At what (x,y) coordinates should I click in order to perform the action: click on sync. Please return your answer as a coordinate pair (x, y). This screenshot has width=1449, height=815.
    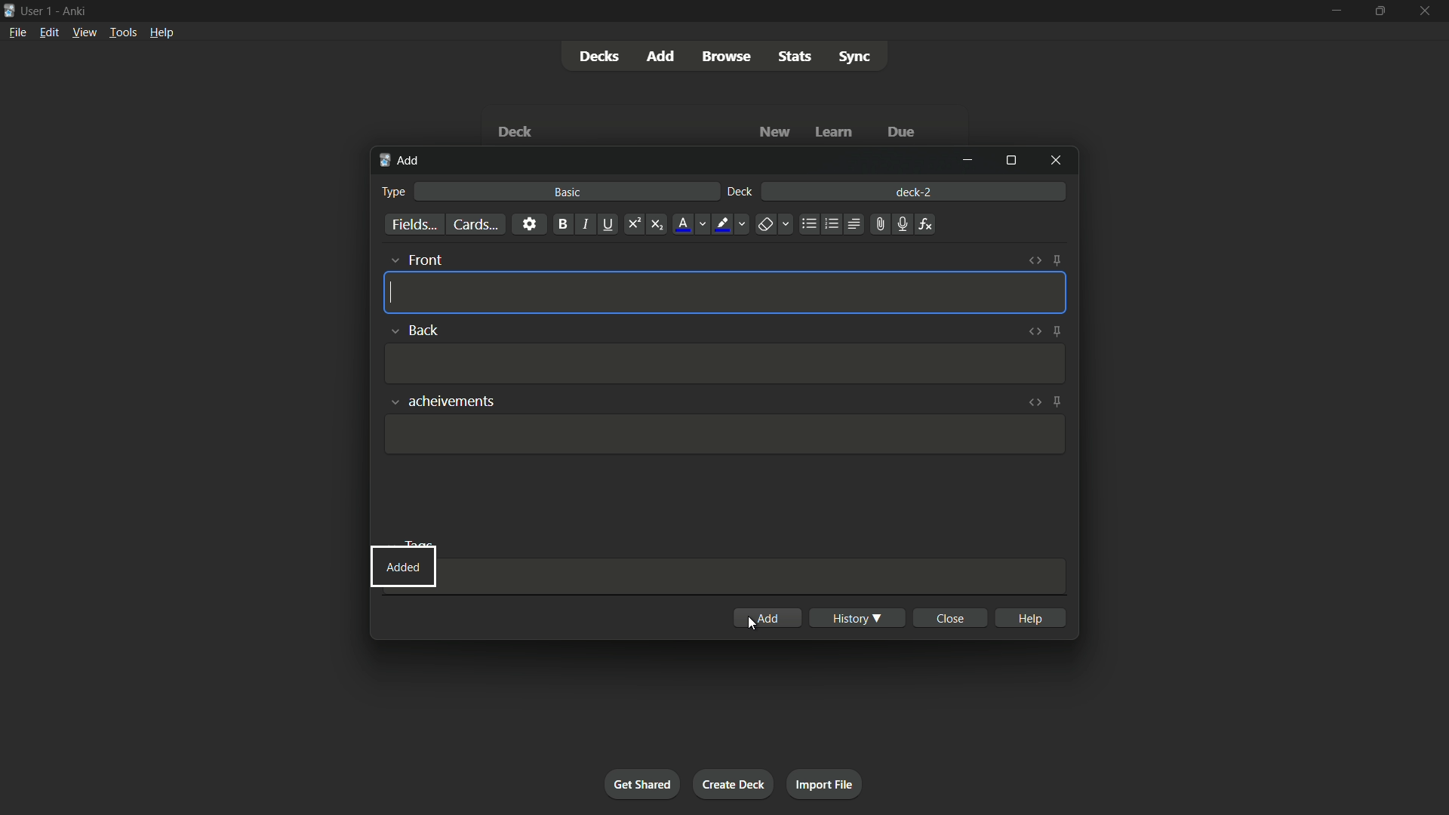
    Looking at the image, I should click on (857, 57).